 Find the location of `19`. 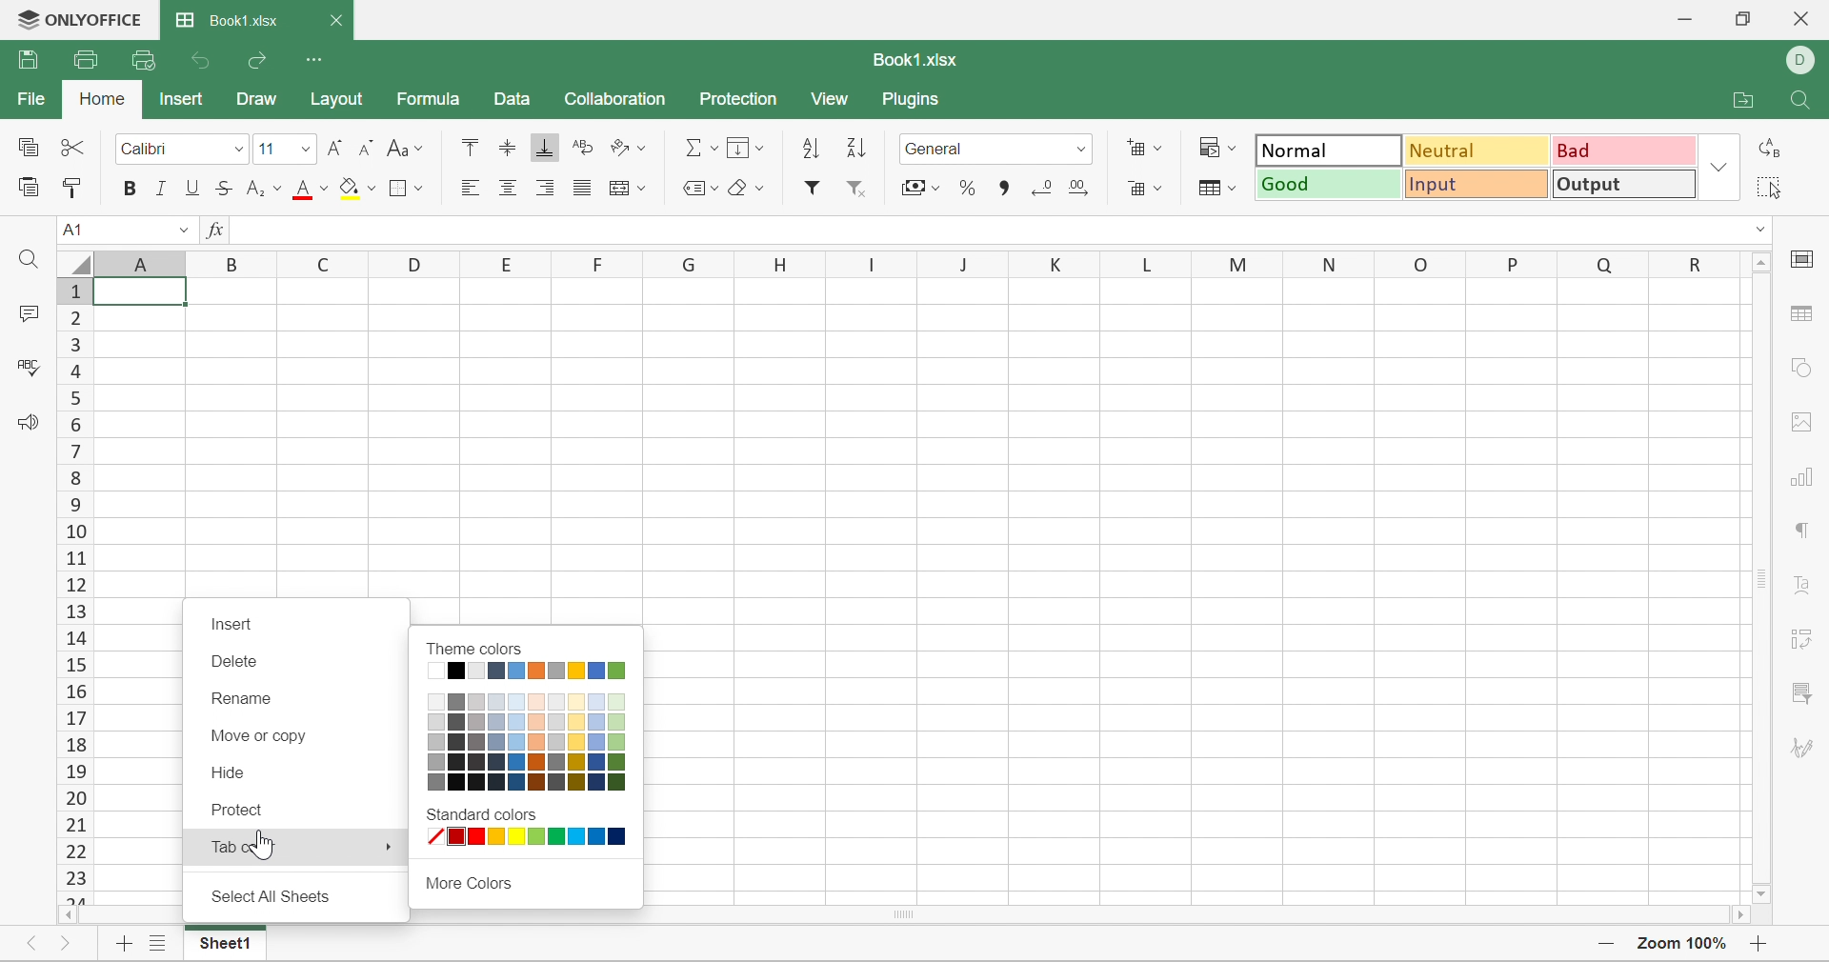

19 is located at coordinates (75, 769).